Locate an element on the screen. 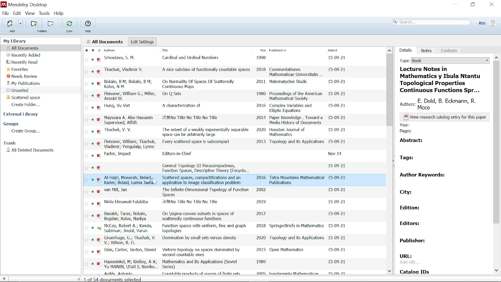 Image resolution: width=501 pixels, height=282 pixels. Title is located at coordinates (182, 51).